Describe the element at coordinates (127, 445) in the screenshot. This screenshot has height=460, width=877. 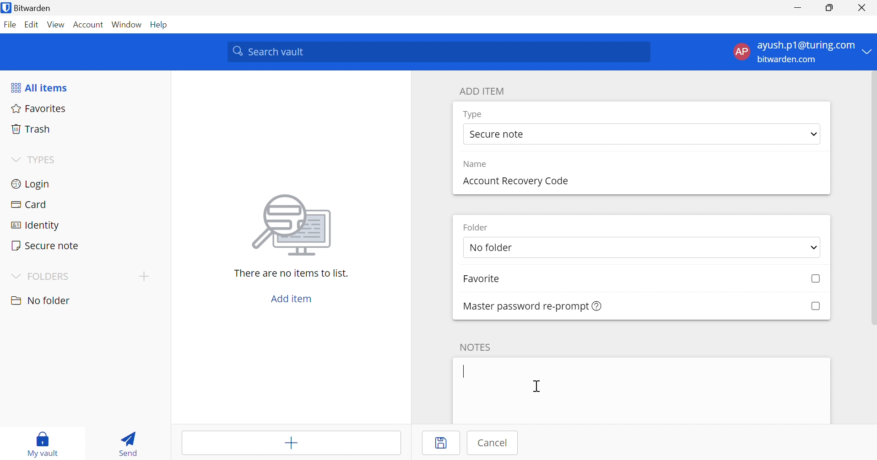
I see `Send` at that location.